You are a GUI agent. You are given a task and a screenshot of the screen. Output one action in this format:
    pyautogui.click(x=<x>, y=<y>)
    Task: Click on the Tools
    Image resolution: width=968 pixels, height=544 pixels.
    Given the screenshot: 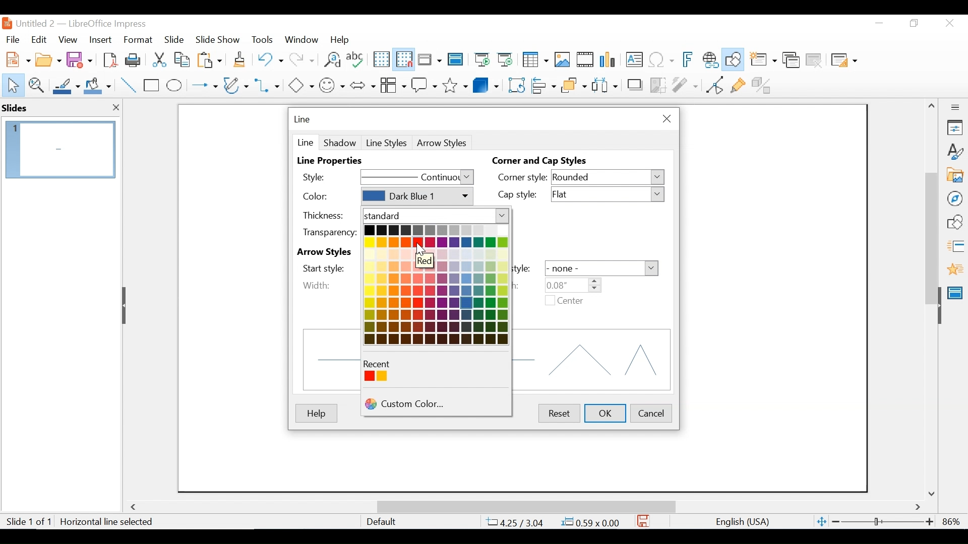 What is the action you would take?
    pyautogui.click(x=262, y=39)
    